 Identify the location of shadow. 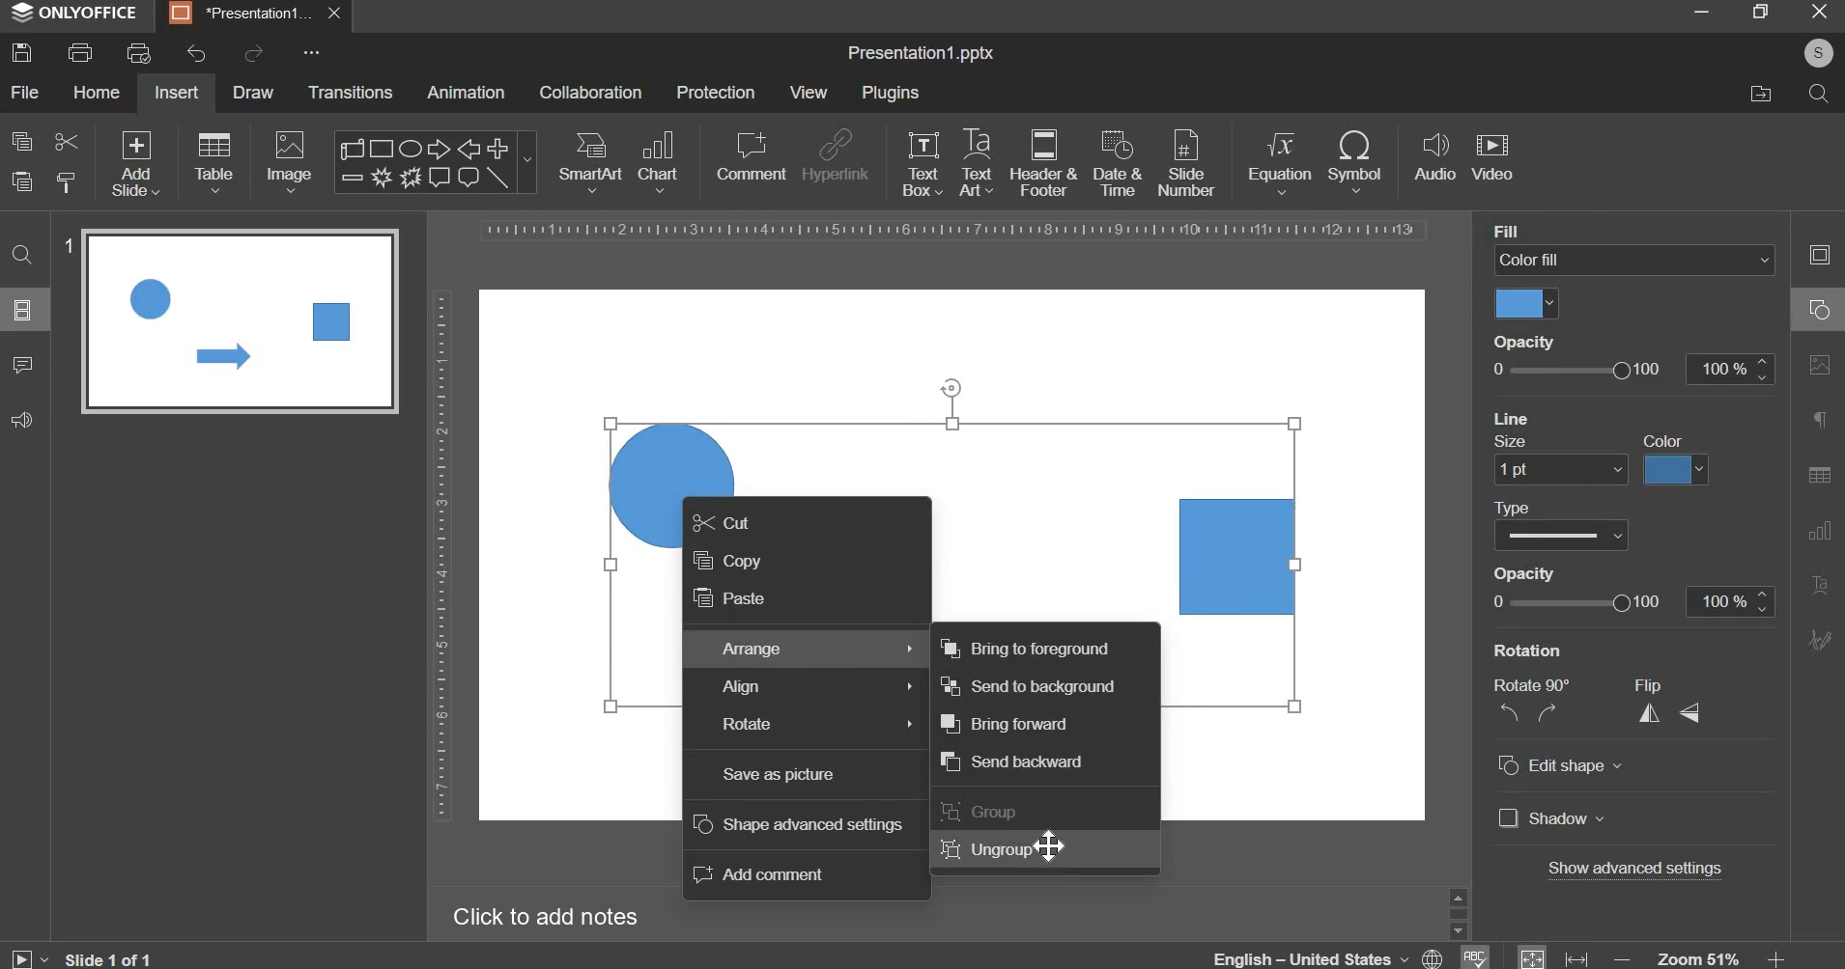
(1552, 820).